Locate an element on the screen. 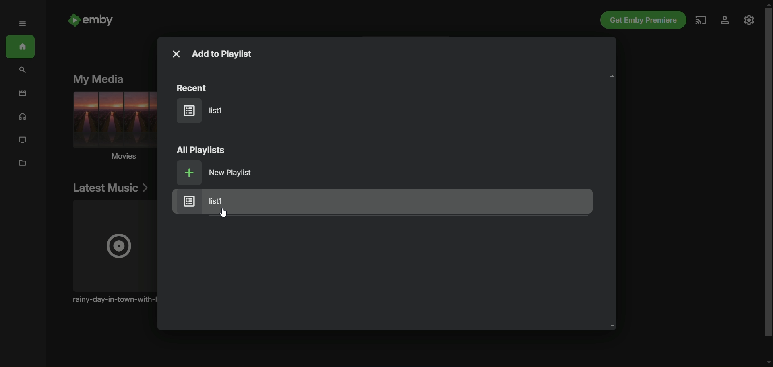  add to playlist is located at coordinates (226, 53).